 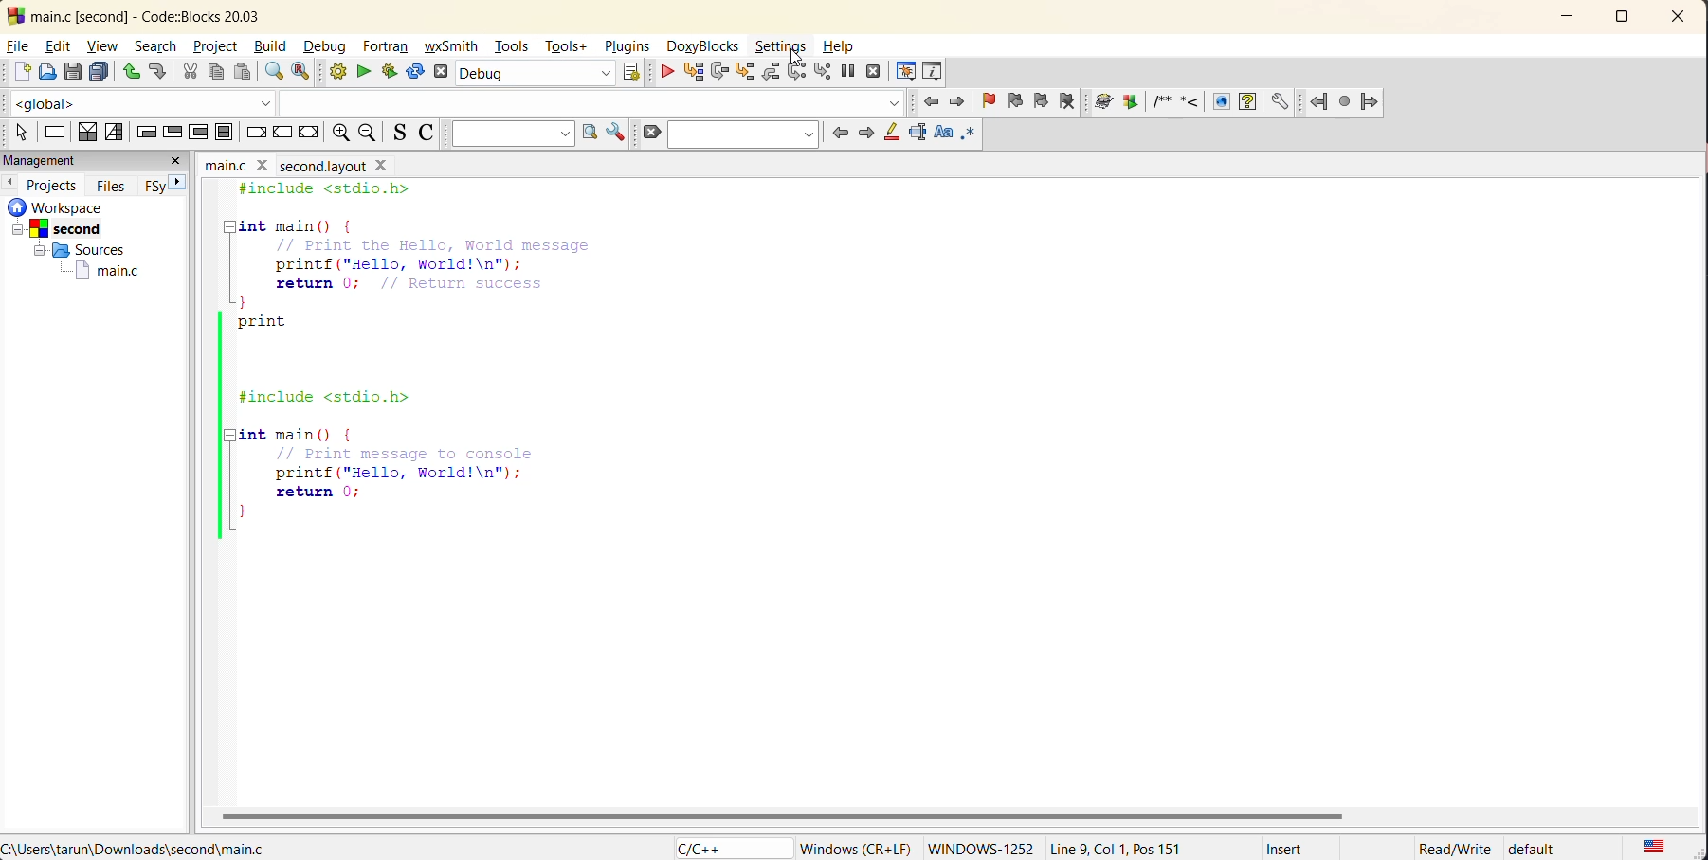 What do you see at coordinates (152, 186) in the screenshot?
I see `FSY` at bounding box center [152, 186].